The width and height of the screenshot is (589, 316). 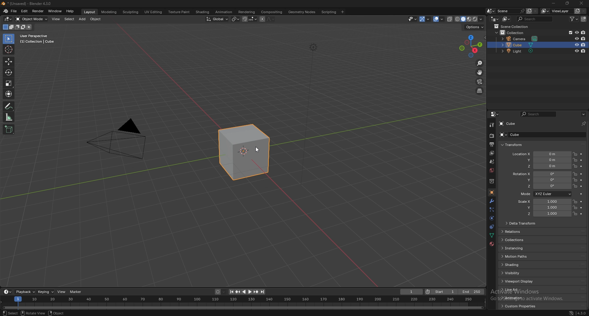 I want to click on object, so click(x=96, y=19).